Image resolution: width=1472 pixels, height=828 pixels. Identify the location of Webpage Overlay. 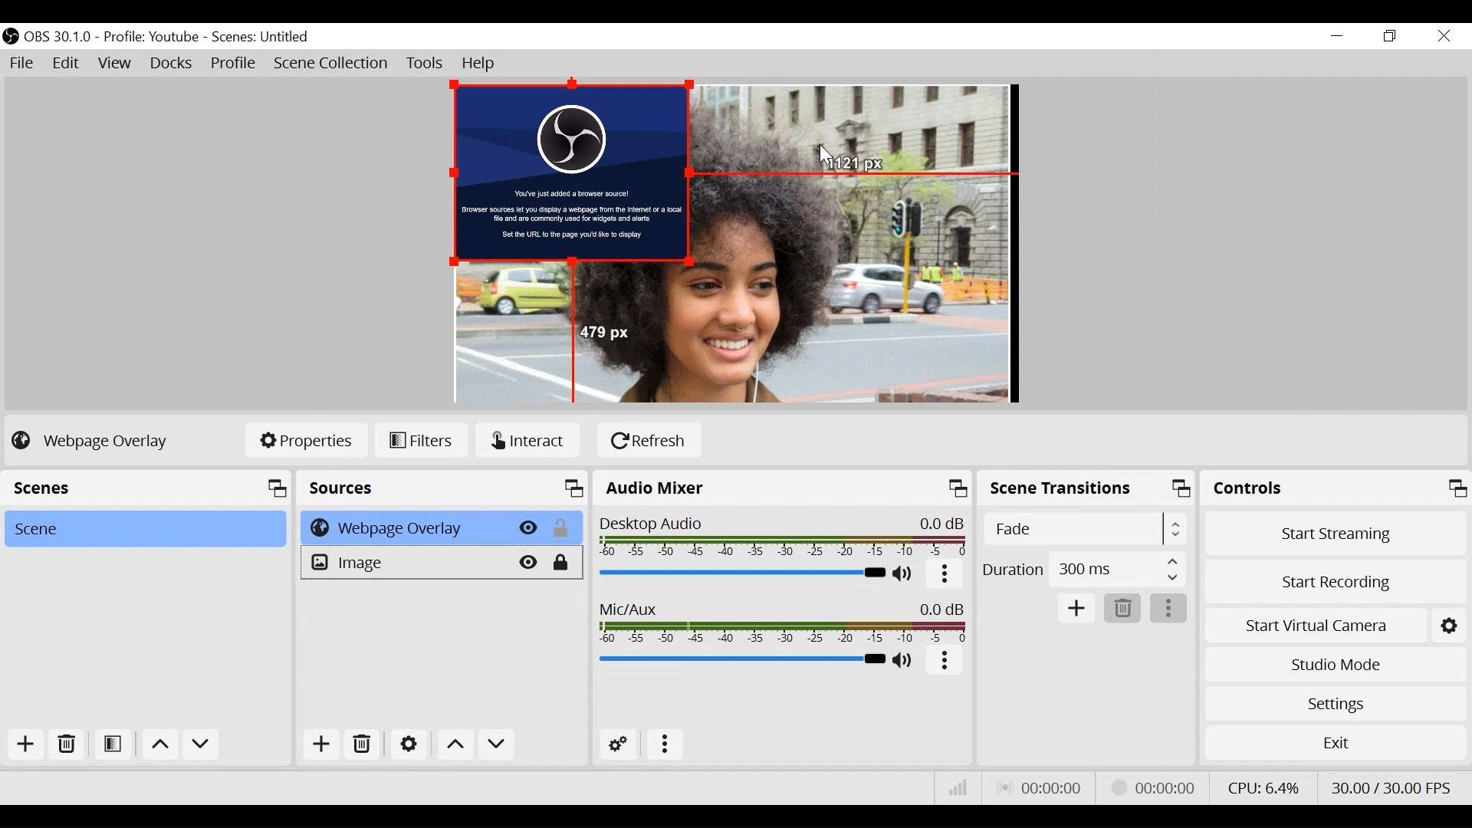
(406, 527).